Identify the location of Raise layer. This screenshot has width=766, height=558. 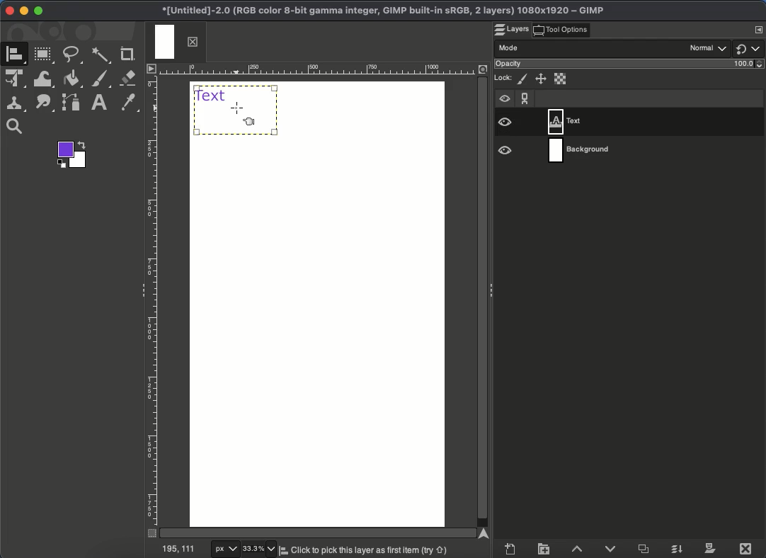
(579, 550).